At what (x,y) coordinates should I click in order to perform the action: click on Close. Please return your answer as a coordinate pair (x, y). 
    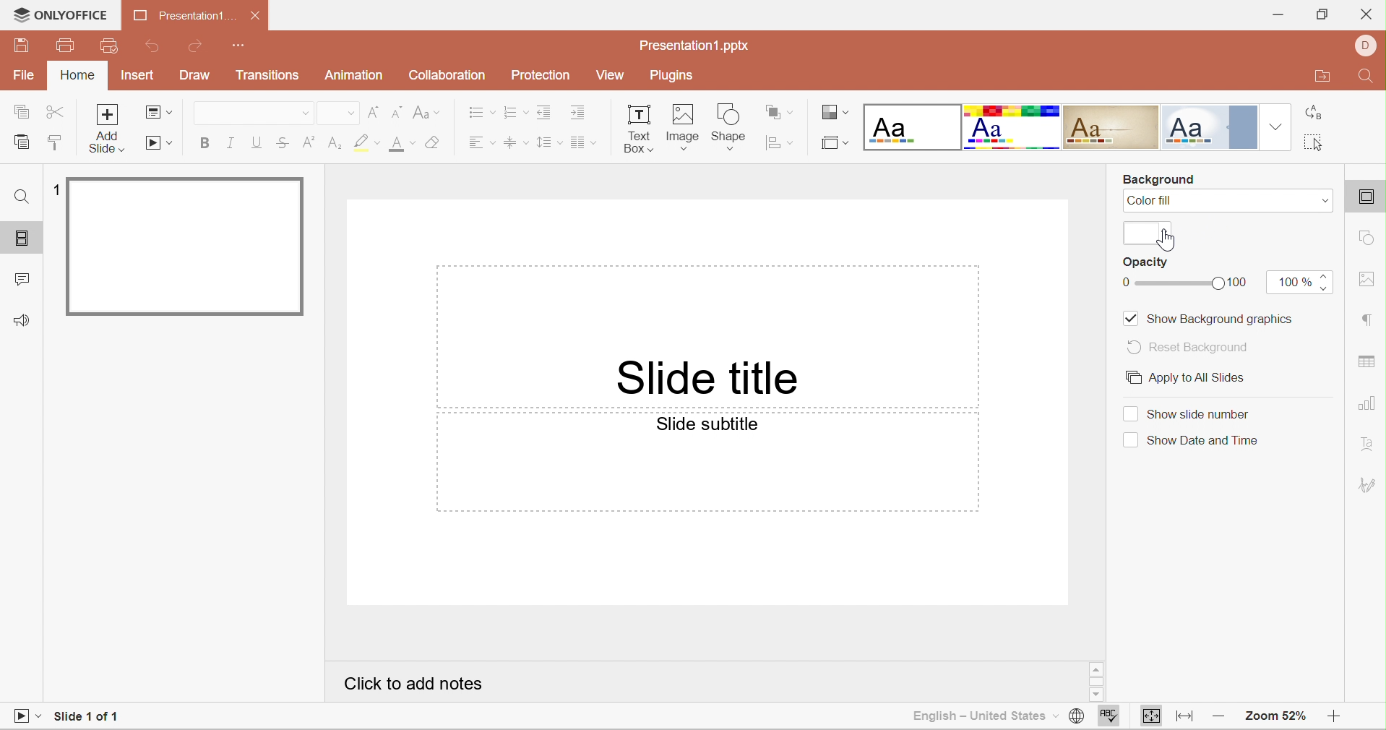
    Looking at the image, I should click on (1366, 14).